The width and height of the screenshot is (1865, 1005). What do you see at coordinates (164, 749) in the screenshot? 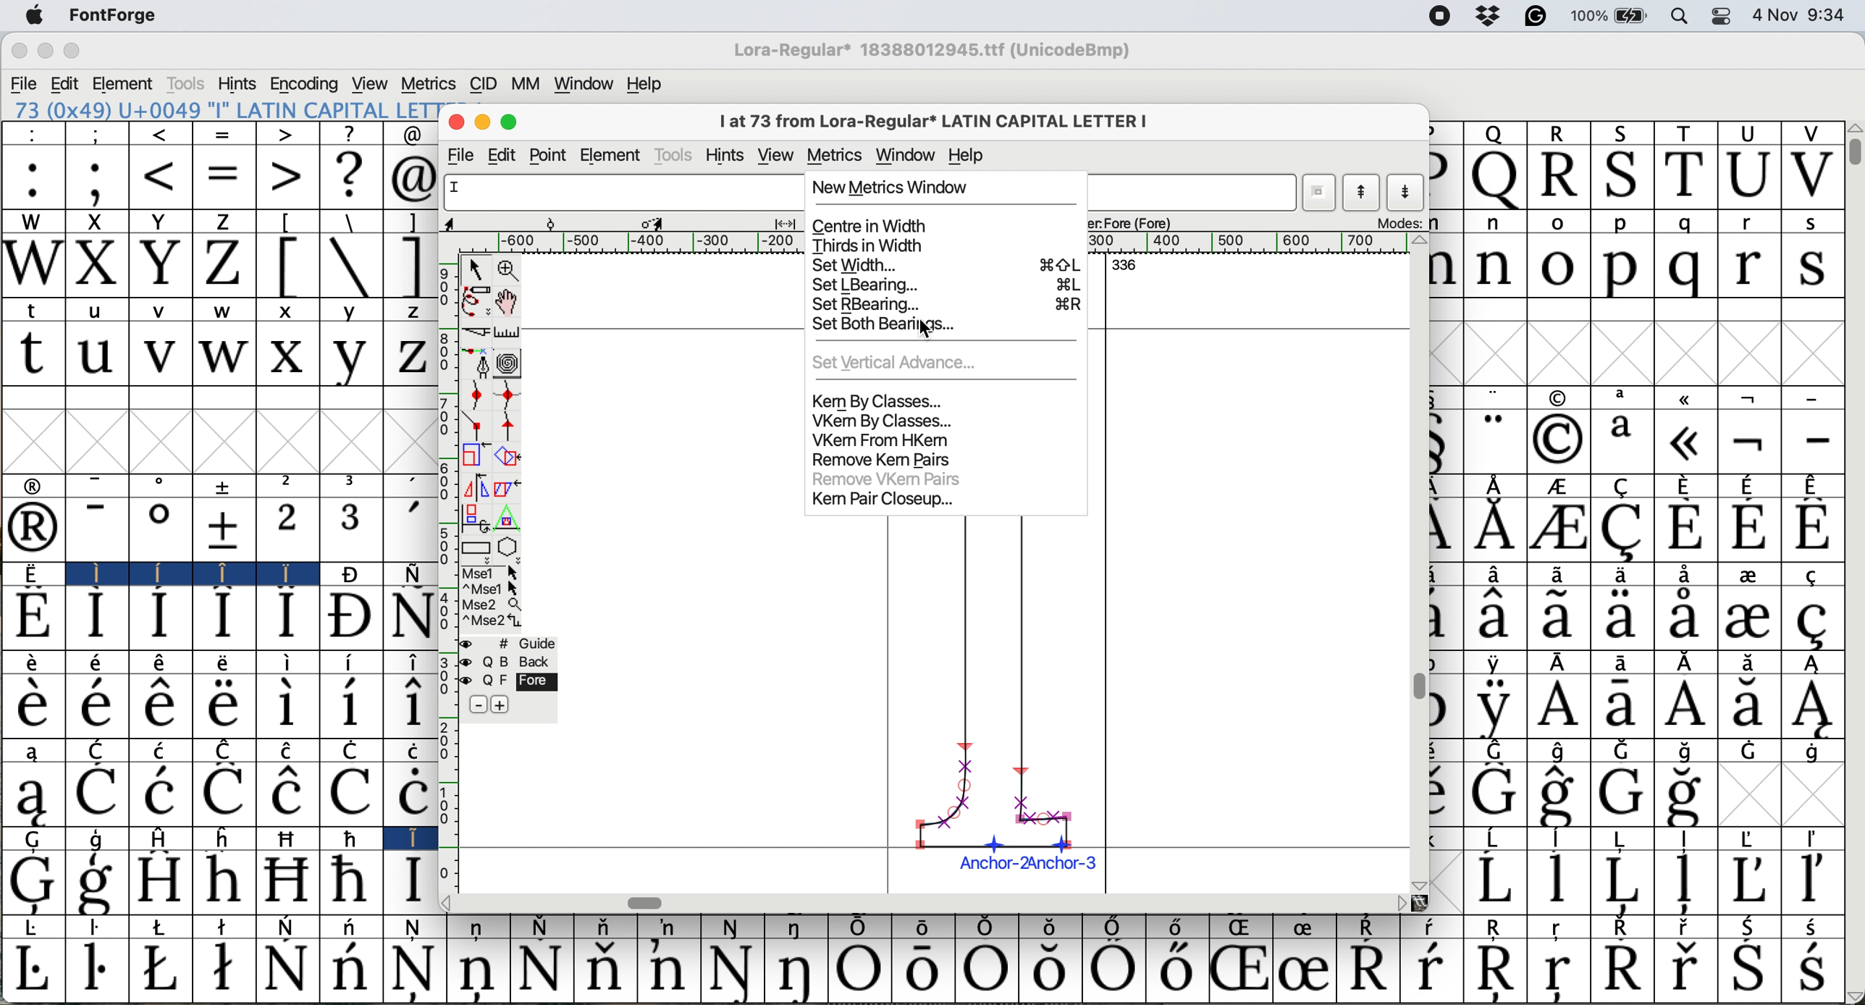
I see `Symbol` at bounding box center [164, 749].